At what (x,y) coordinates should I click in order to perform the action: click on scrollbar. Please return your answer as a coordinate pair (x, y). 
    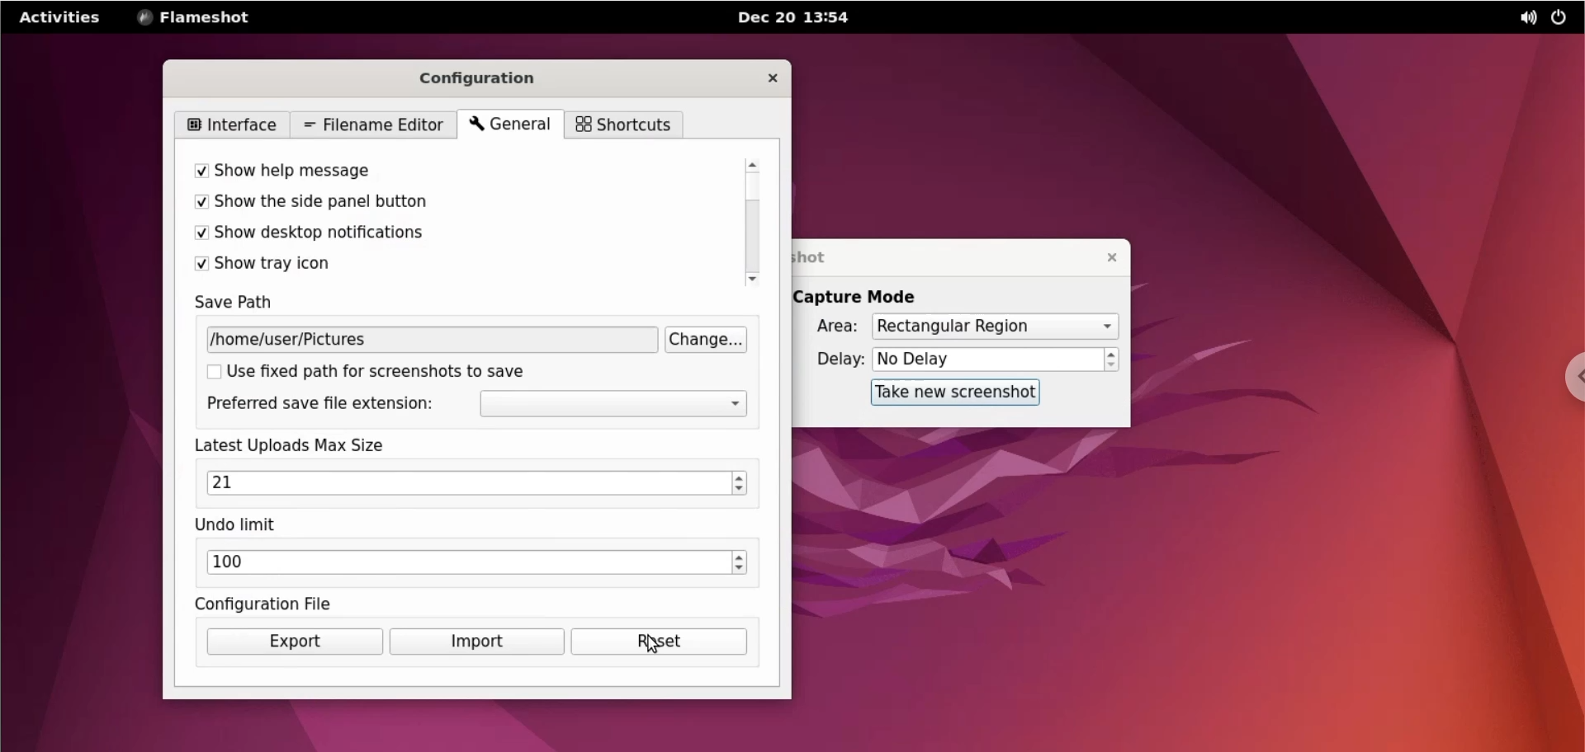
    Looking at the image, I should click on (750, 222).